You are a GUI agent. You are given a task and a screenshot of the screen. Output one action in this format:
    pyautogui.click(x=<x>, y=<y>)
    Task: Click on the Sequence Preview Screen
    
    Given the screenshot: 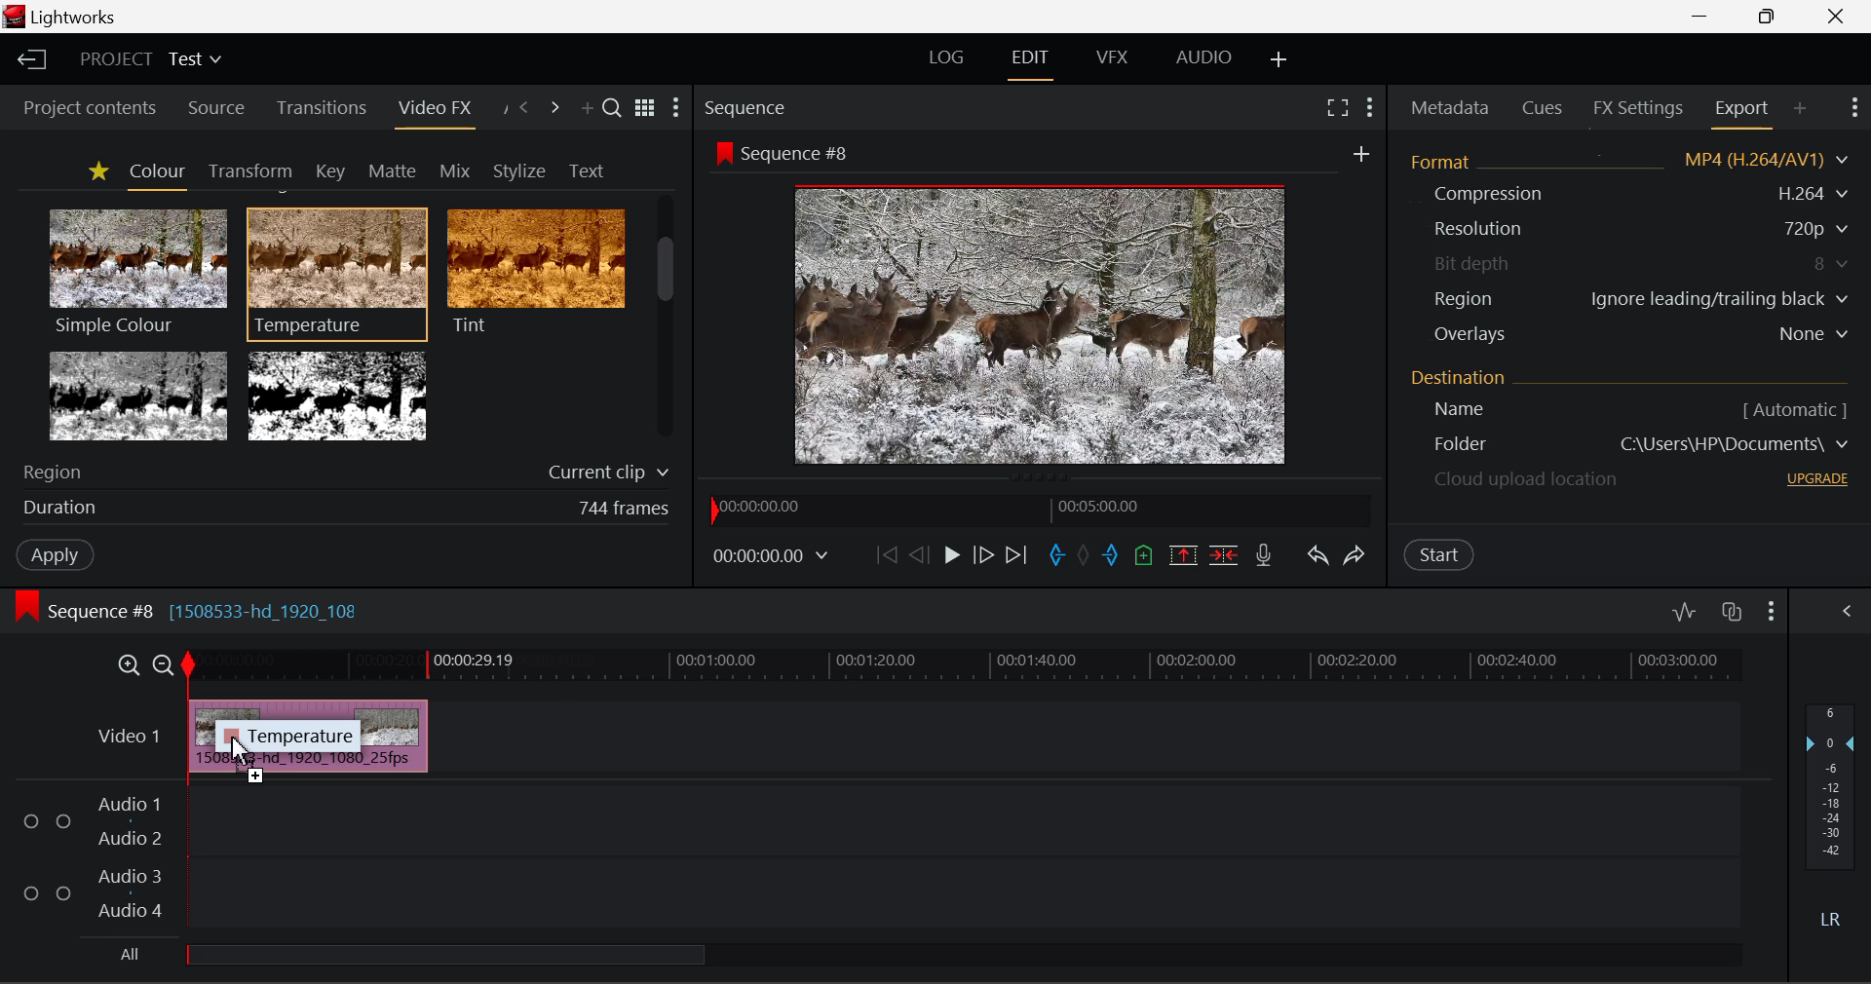 What is the action you would take?
    pyautogui.click(x=1045, y=322)
    